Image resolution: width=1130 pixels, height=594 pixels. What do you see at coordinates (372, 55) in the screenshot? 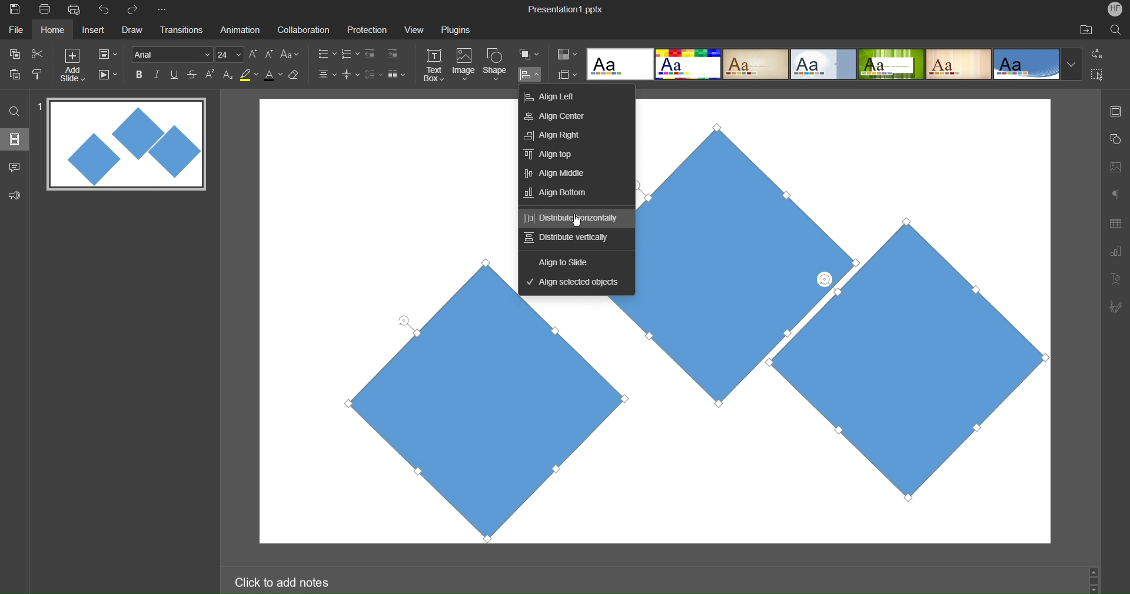
I see `Decrease indent` at bounding box center [372, 55].